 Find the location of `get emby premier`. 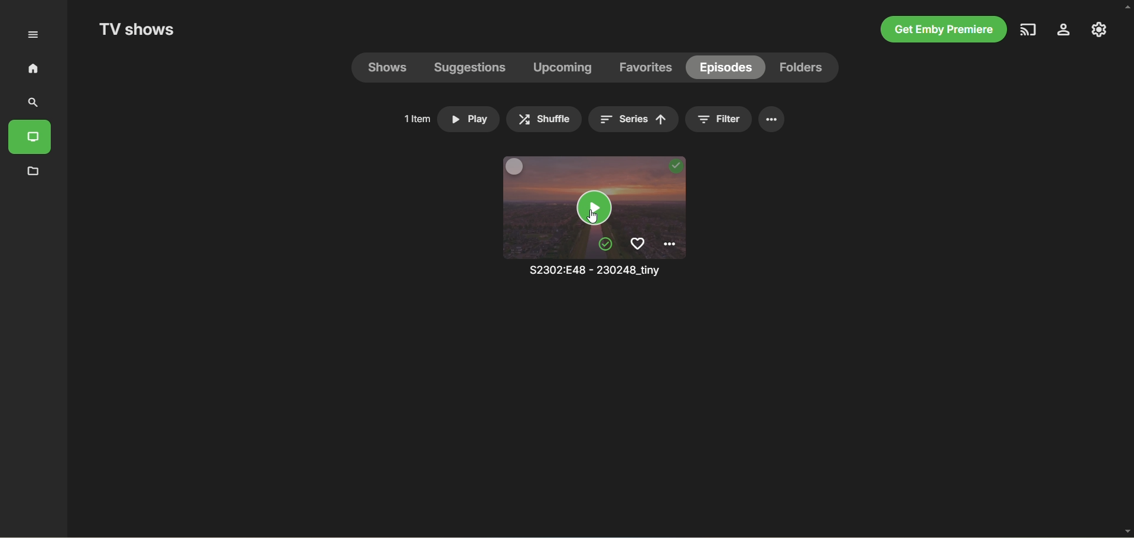

get emby premier is located at coordinates (943, 29).